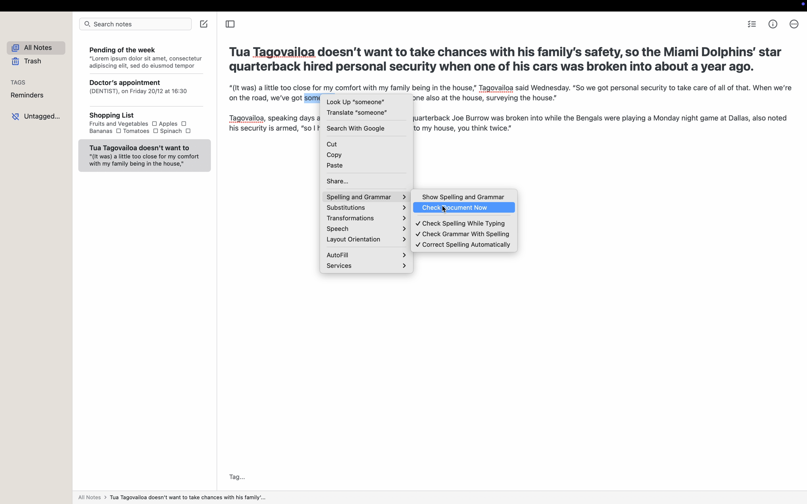 The image size is (807, 504). I want to click on paste, so click(367, 167).